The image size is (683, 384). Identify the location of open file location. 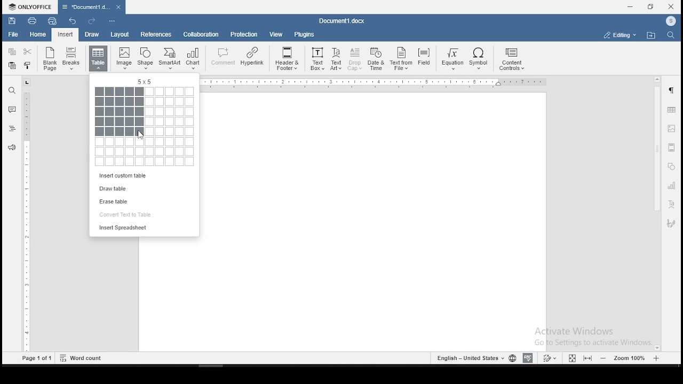
(651, 35).